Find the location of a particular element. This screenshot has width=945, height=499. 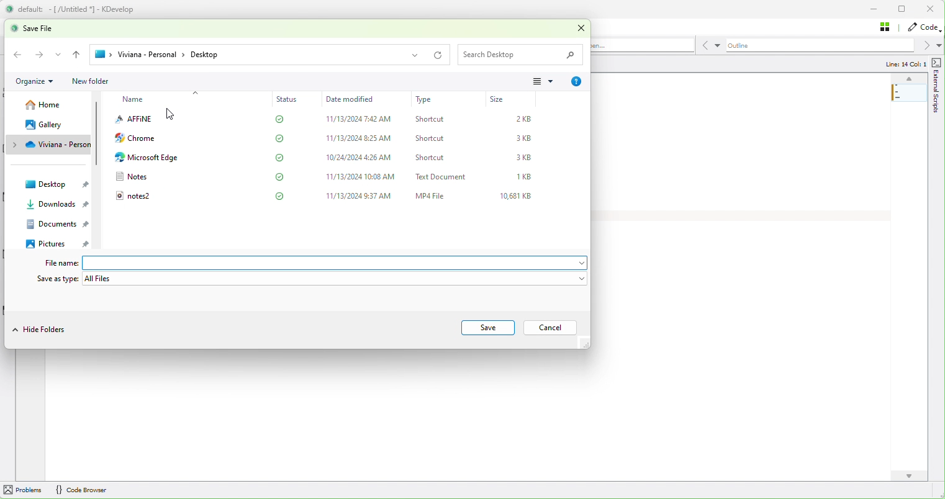

Cancel is located at coordinates (548, 328).